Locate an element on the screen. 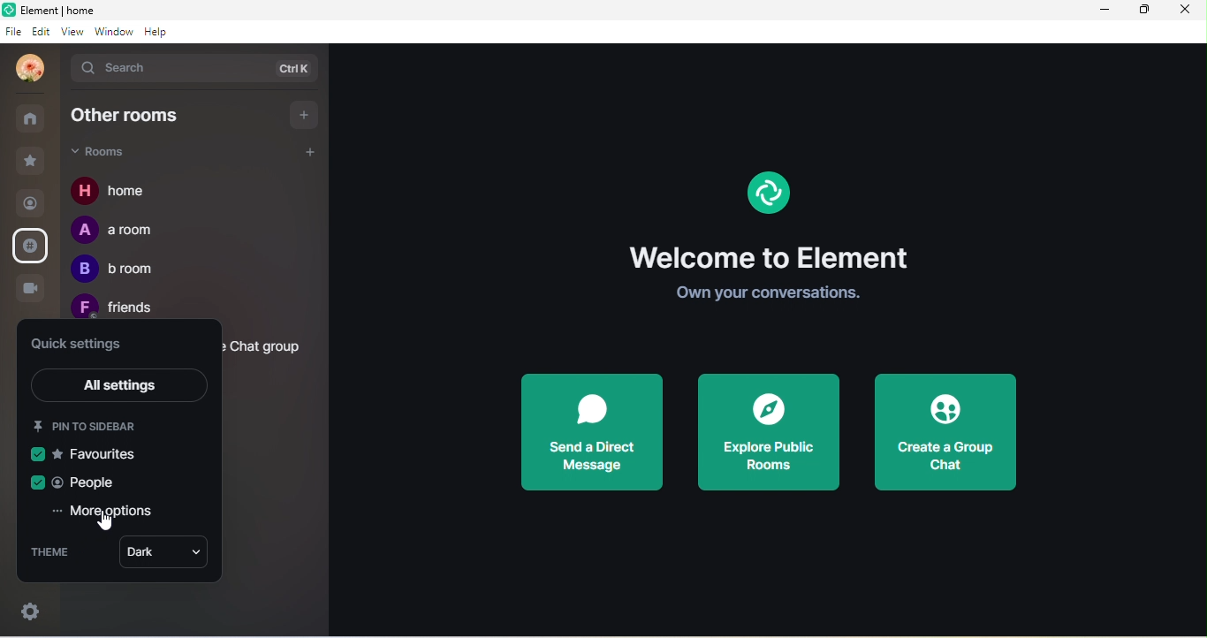 This screenshot has height=638, width=1207. favourites is located at coordinates (32, 159).